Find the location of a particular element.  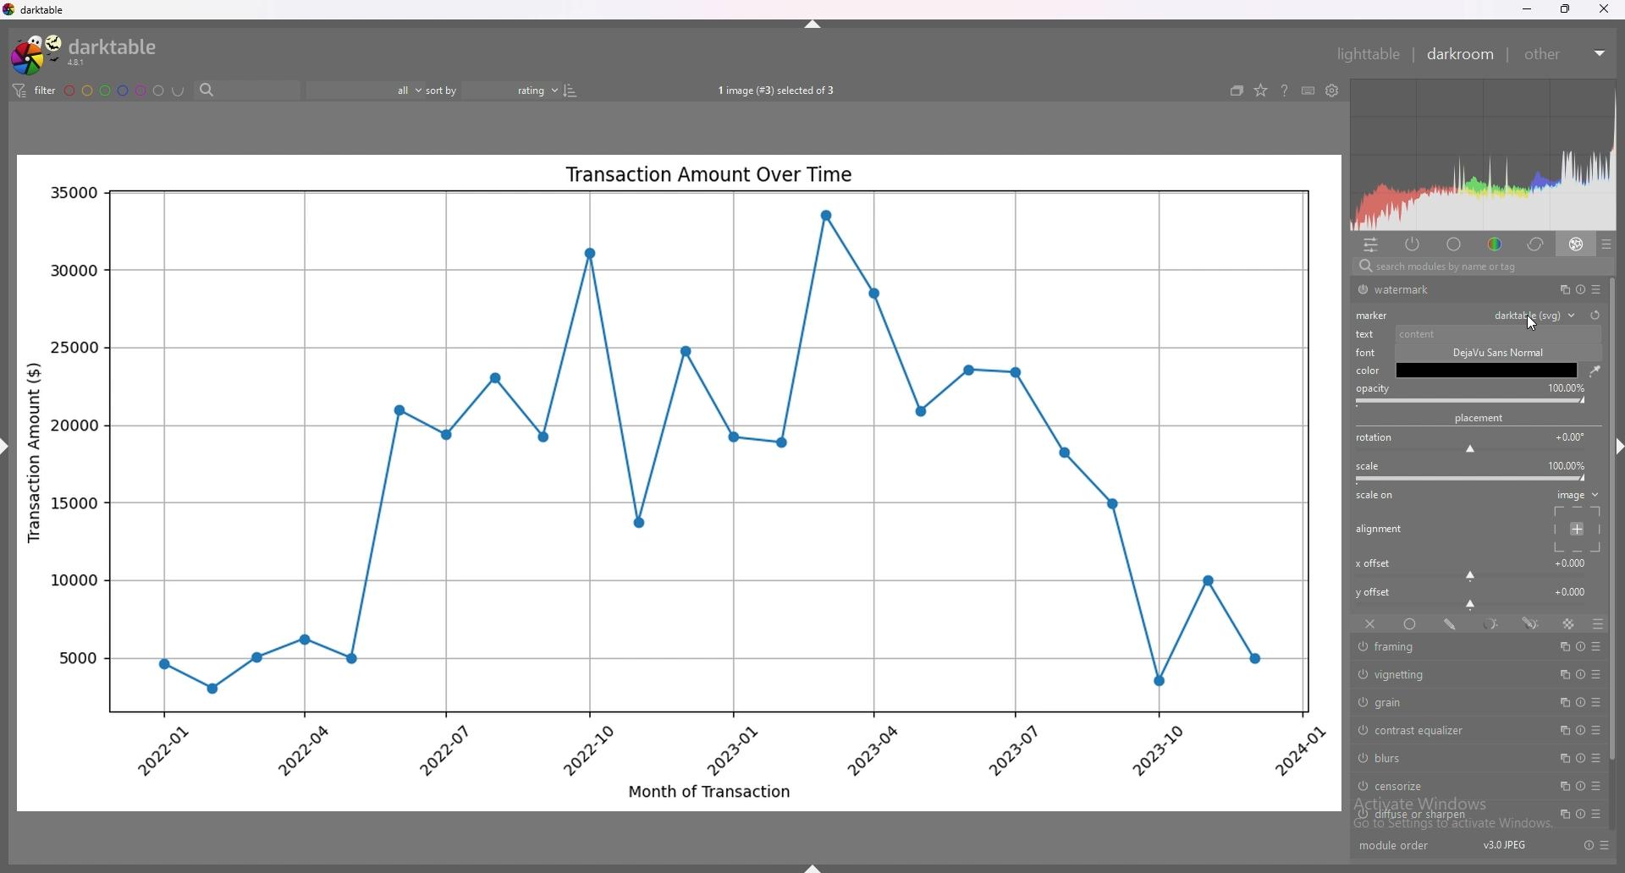

placement is located at coordinates (1481, 418).